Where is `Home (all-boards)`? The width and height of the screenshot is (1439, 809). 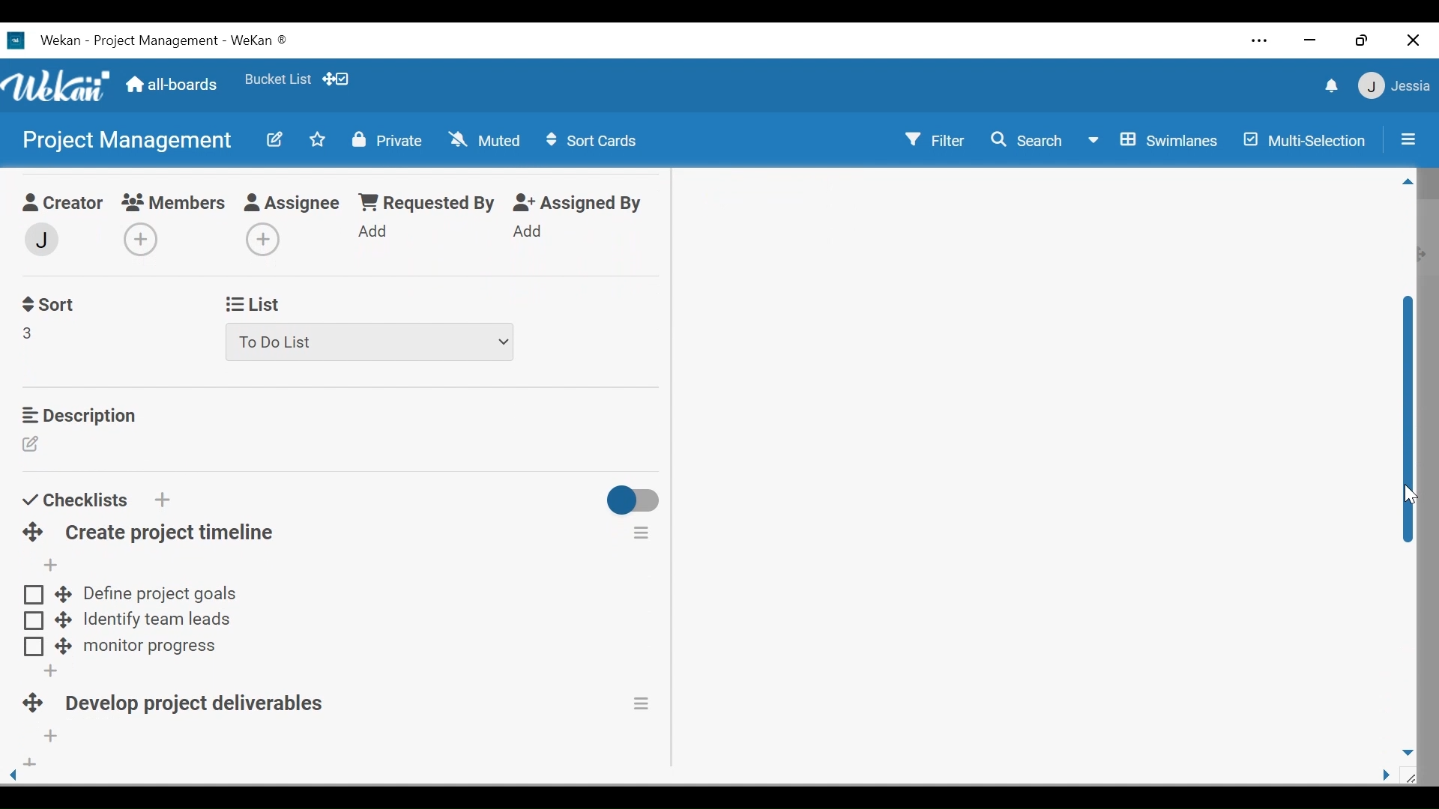
Home (all-boards) is located at coordinates (174, 87).